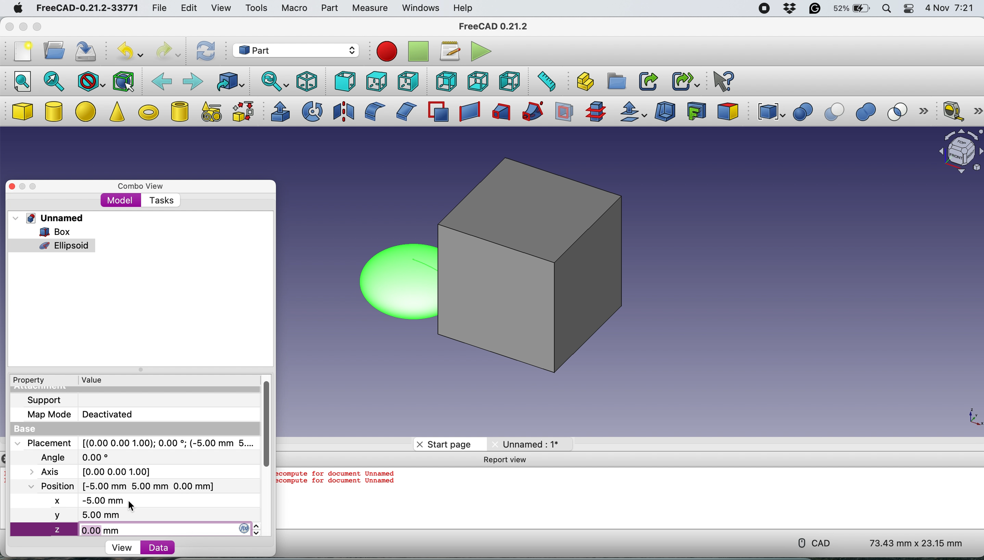 This screenshot has height=560, width=984. Describe the element at coordinates (21, 53) in the screenshot. I see `new` at that location.